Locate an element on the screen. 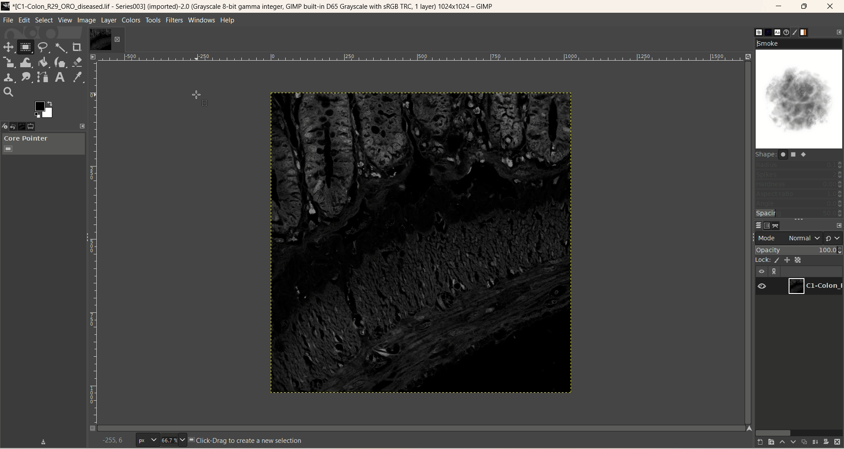 This screenshot has width=844, height=449. switch to another group of modes is located at coordinates (833, 238).